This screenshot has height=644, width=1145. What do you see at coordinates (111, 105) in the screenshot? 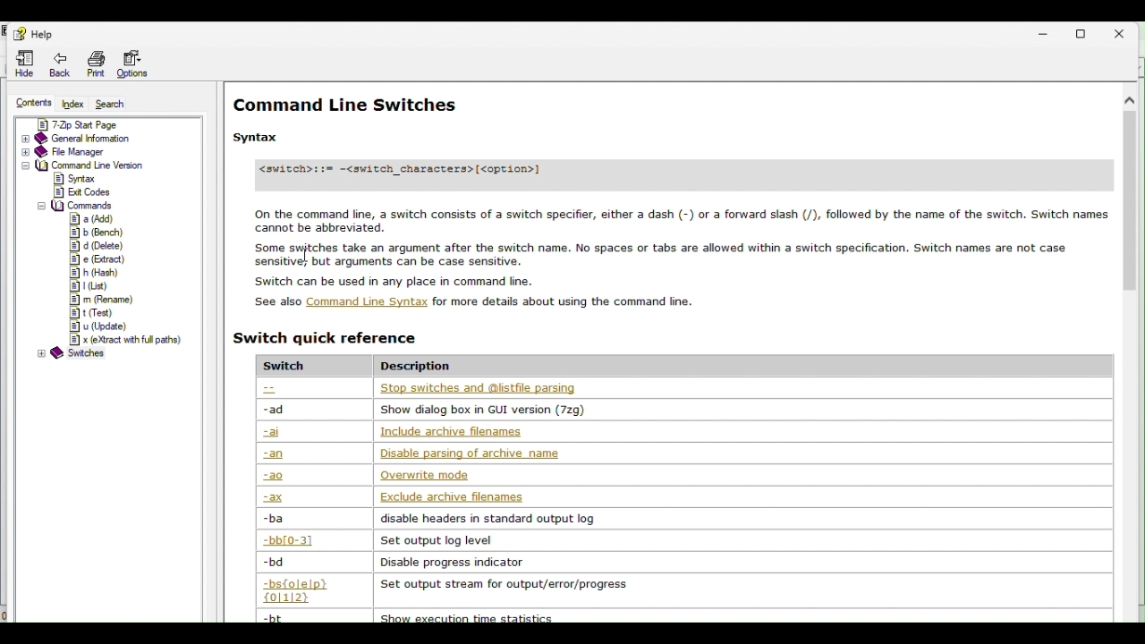
I see `Search` at bounding box center [111, 105].